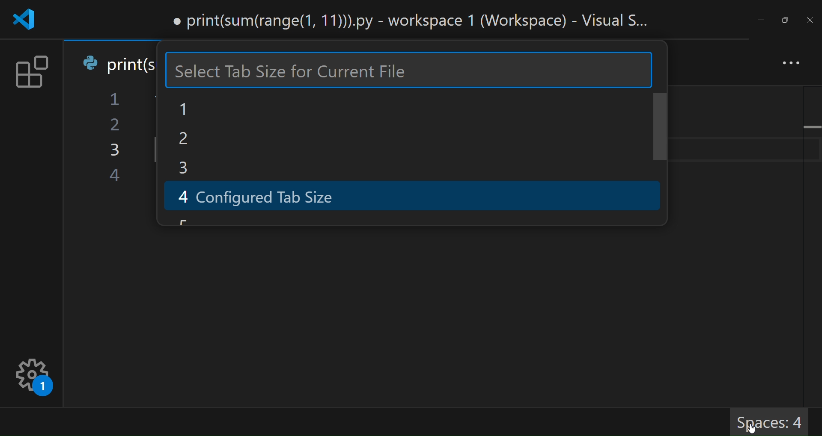  Describe the element at coordinates (660, 129) in the screenshot. I see `scroll bar` at that location.